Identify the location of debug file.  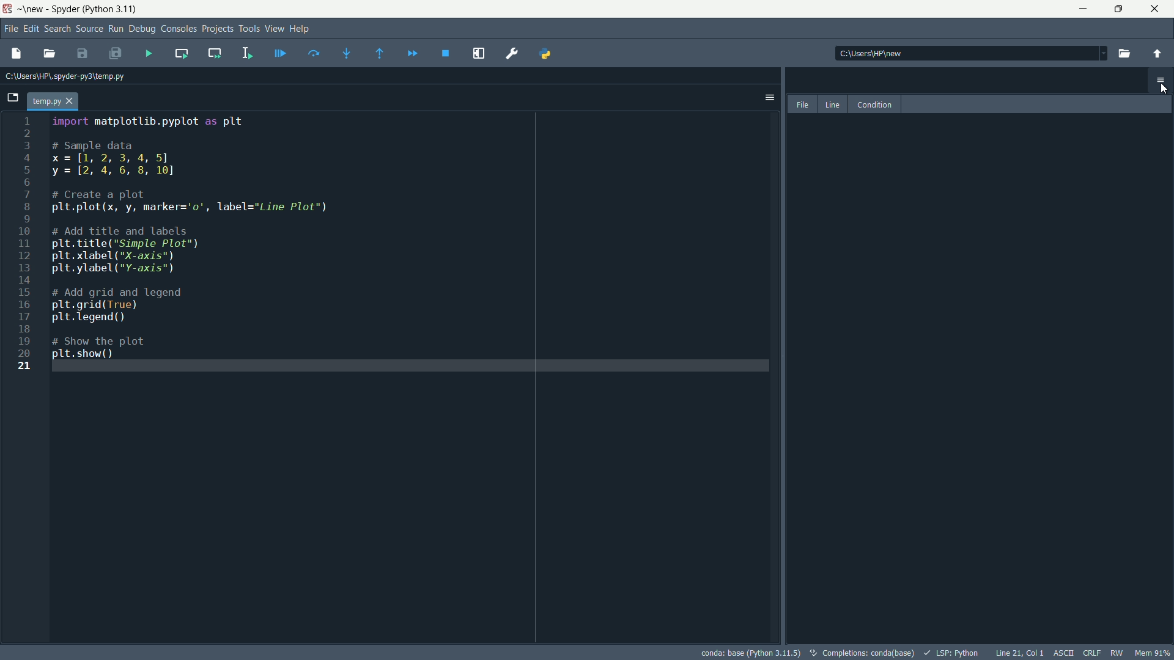
(281, 52).